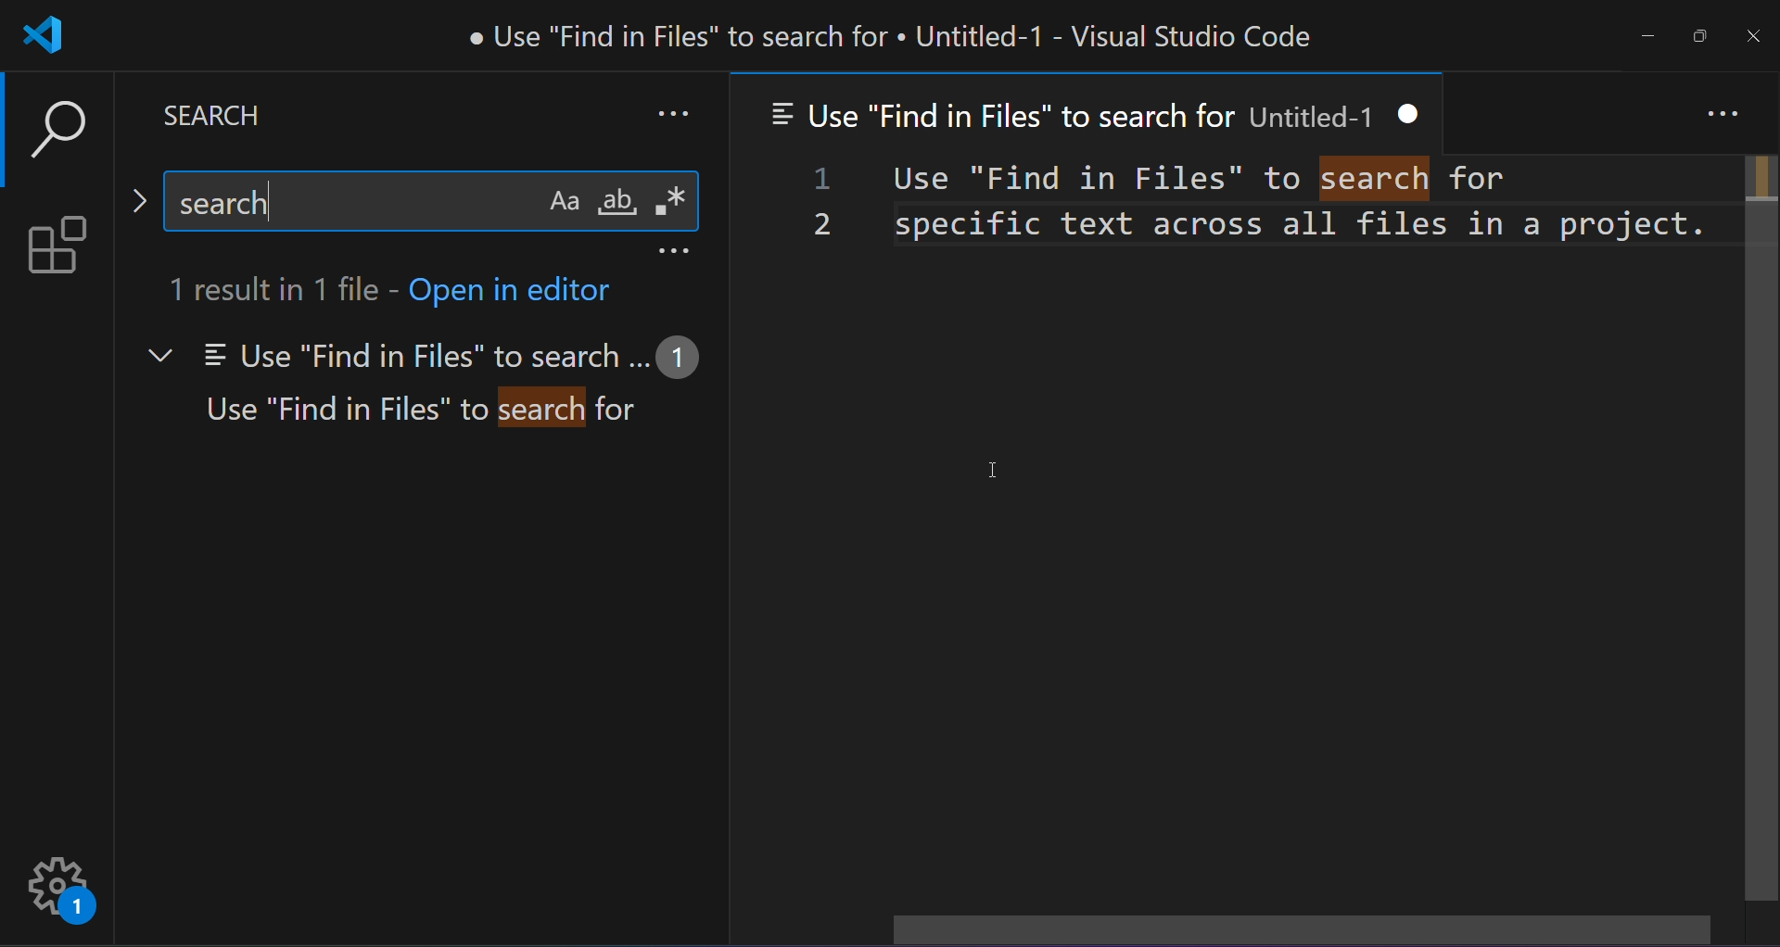  I want to click on  Use "Find in Files" to search...1, so click(458, 352).